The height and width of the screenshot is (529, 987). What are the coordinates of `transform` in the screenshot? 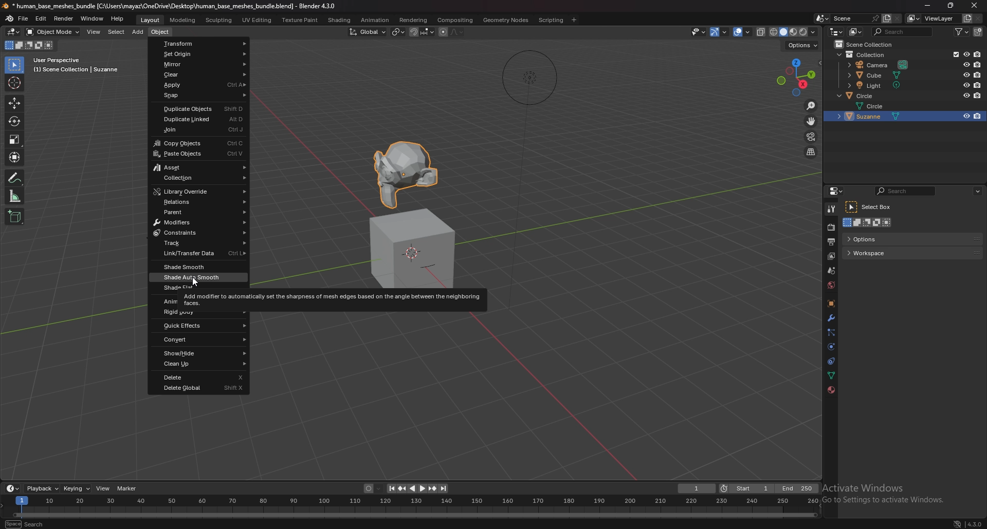 It's located at (16, 158).